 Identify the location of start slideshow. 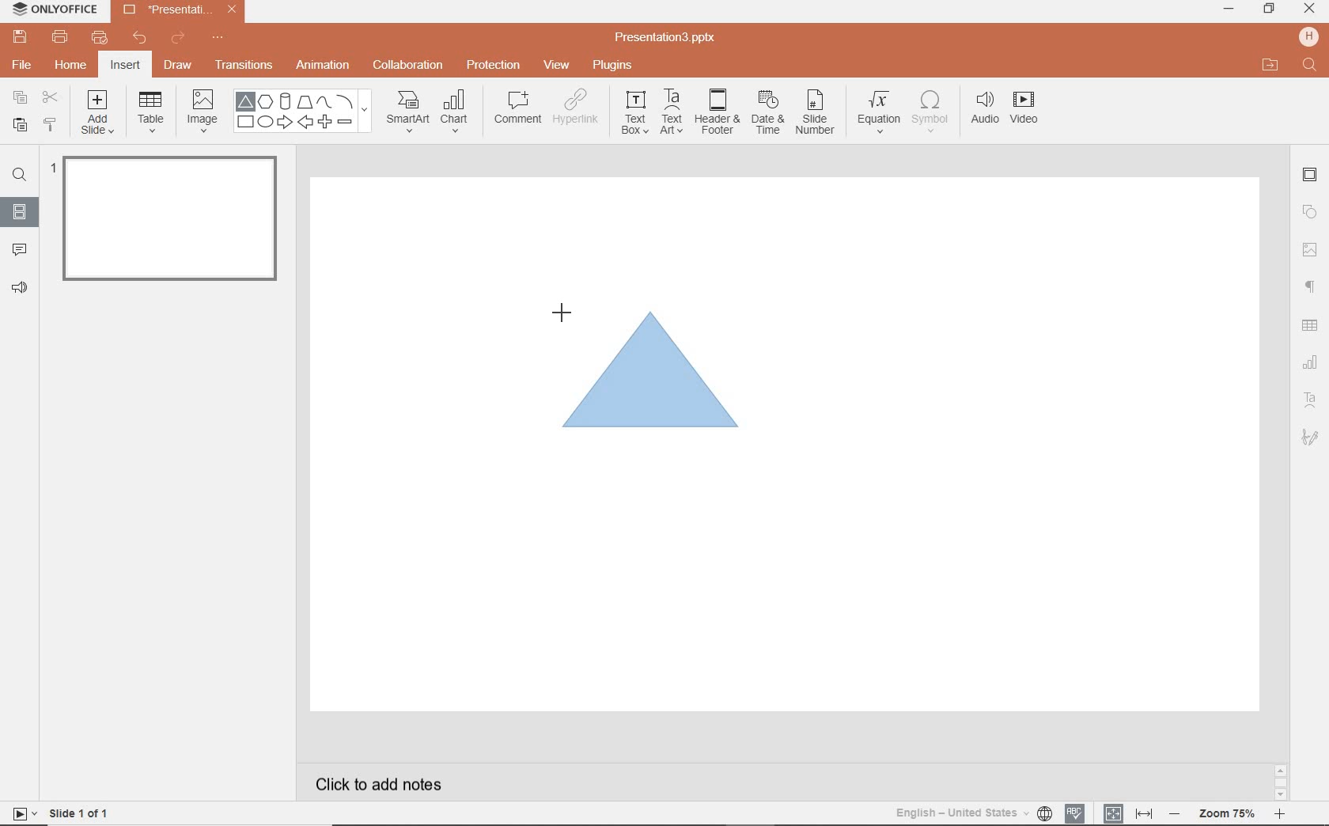
(19, 816).